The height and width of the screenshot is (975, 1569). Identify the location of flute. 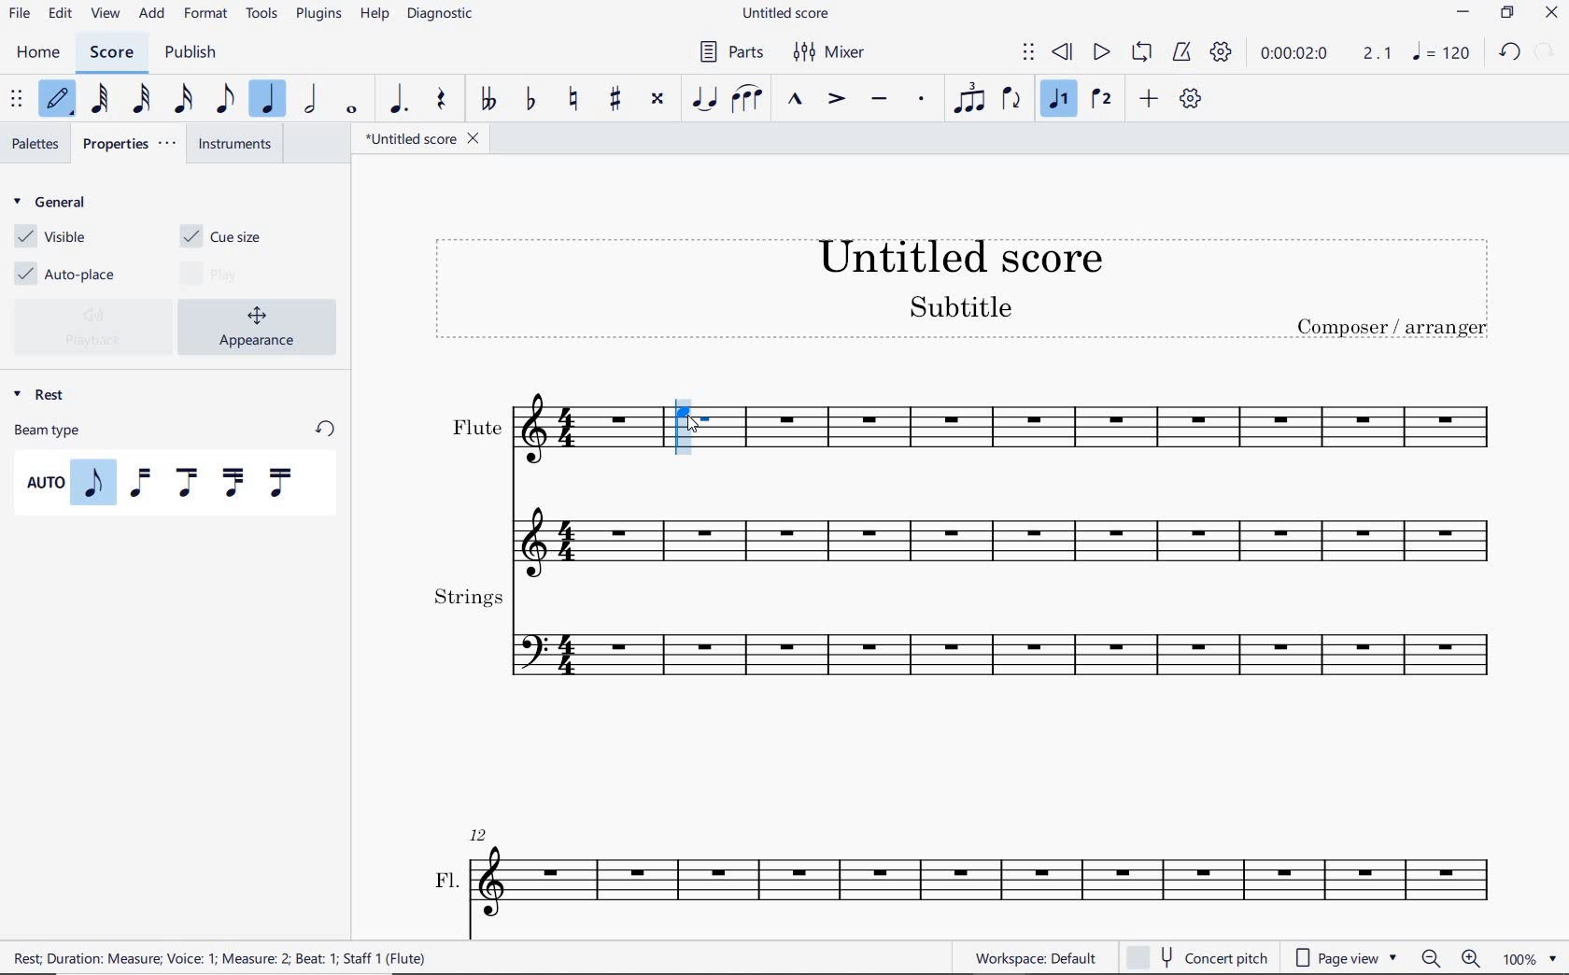
(962, 526).